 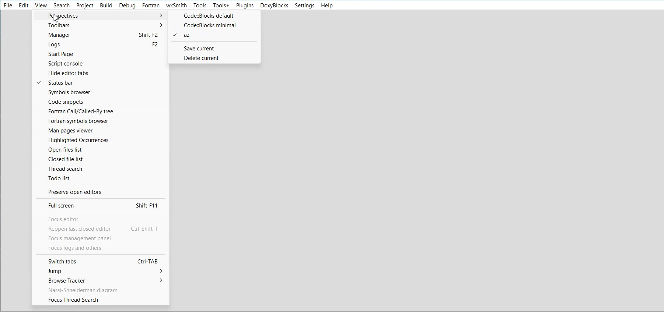 What do you see at coordinates (104, 271) in the screenshot?
I see `Jump` at bounding box center [104, 271].